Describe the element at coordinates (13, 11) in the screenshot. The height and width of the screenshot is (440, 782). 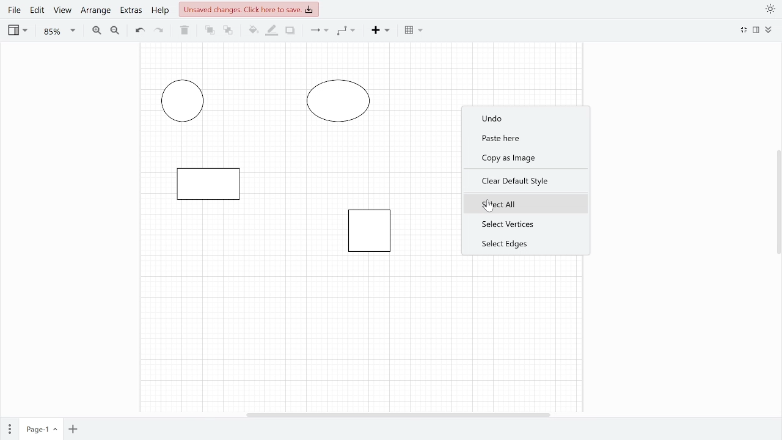
I see `File` at that location.